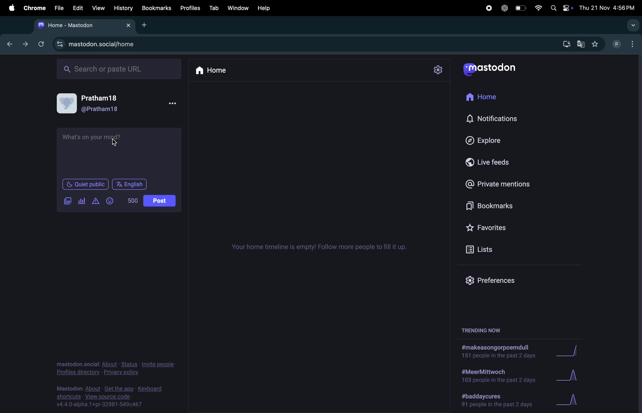 The width and height of the screenshot is (642, 413). I want to click on add image, so click(69, 201).